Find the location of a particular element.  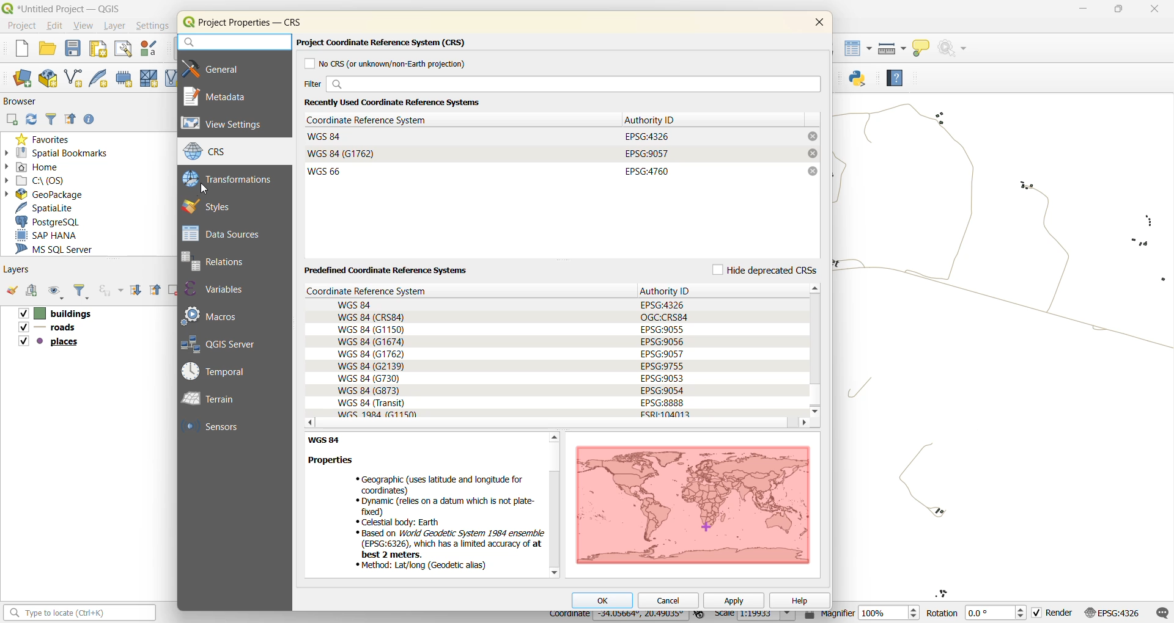

EPSG:4326 is located at coordinates (648, 136).